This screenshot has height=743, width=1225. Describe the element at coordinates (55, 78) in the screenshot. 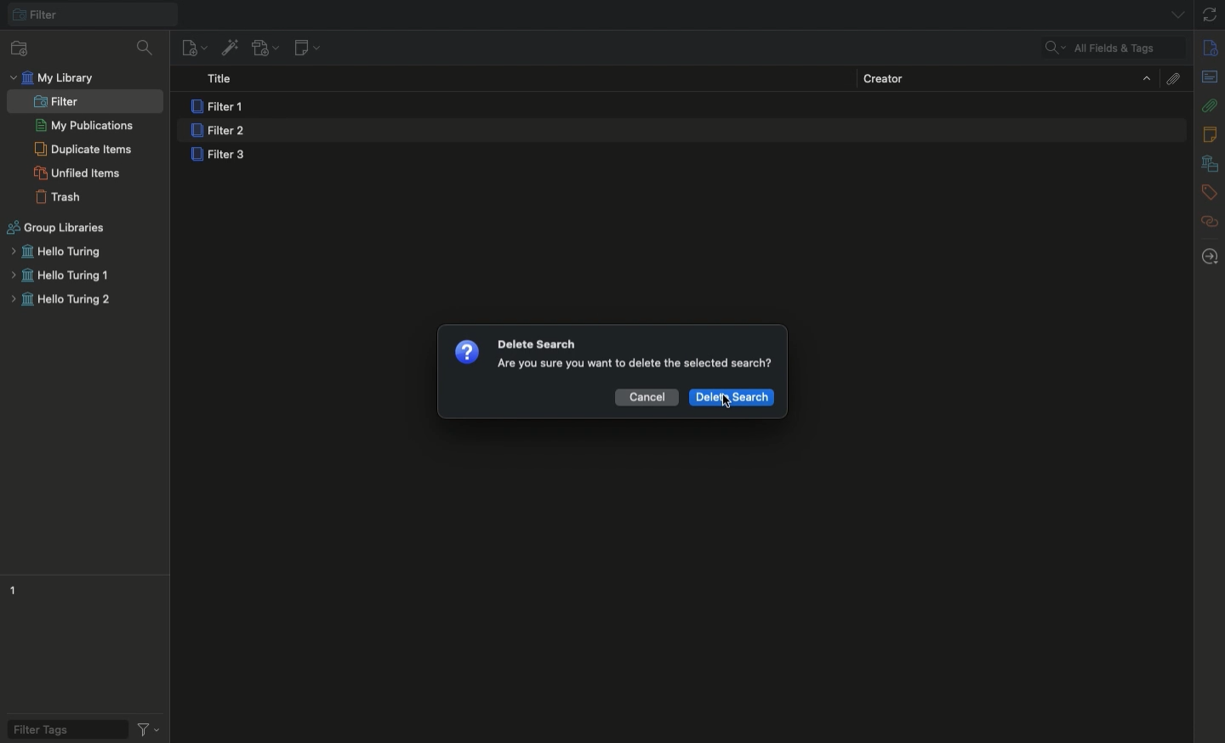

I see `My library` at that location.